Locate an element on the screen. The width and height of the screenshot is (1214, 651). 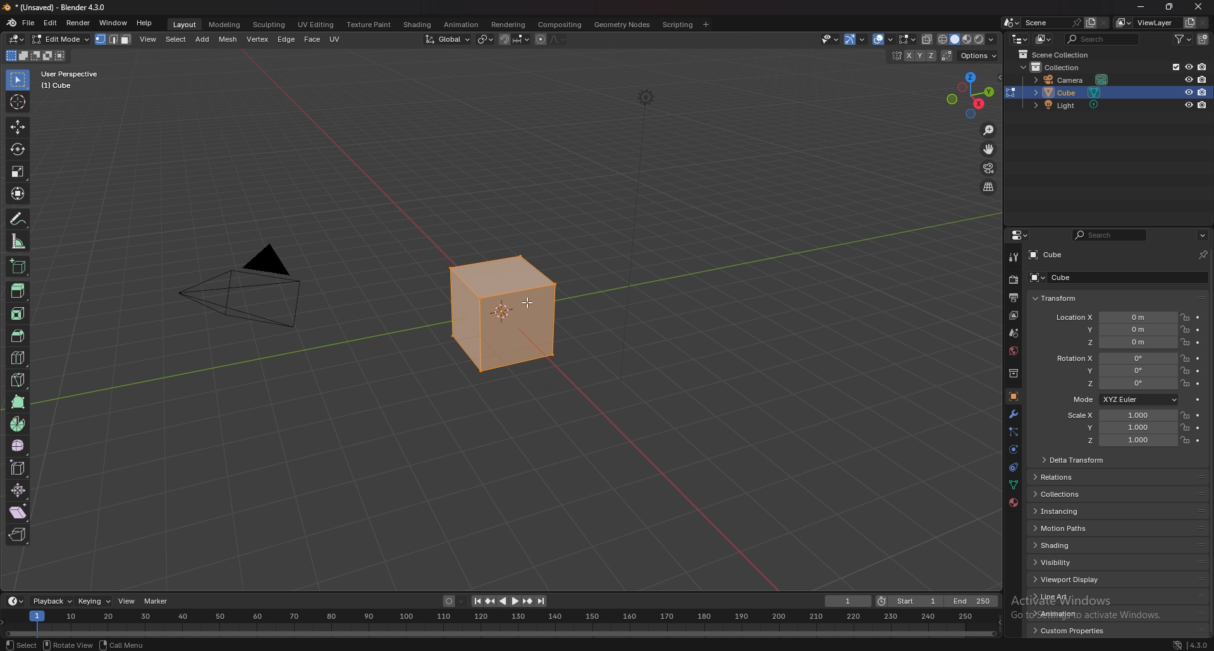
material is located at coordinates (1013, 502).